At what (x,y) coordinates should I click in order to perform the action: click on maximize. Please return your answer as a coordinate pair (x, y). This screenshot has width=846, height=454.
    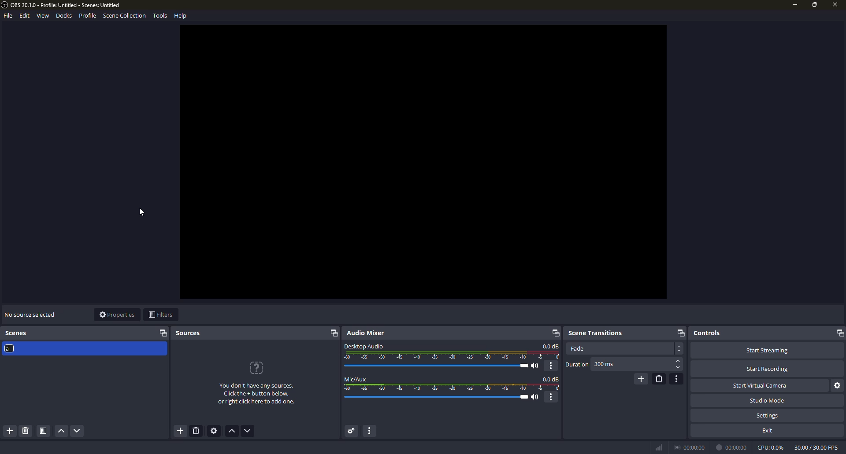
    Looking at the image, I should click on (815, 4).